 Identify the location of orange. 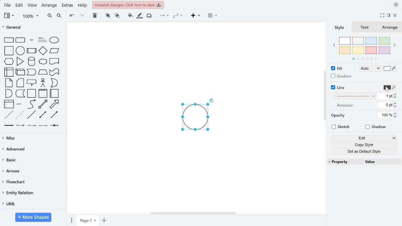
(345, 50).